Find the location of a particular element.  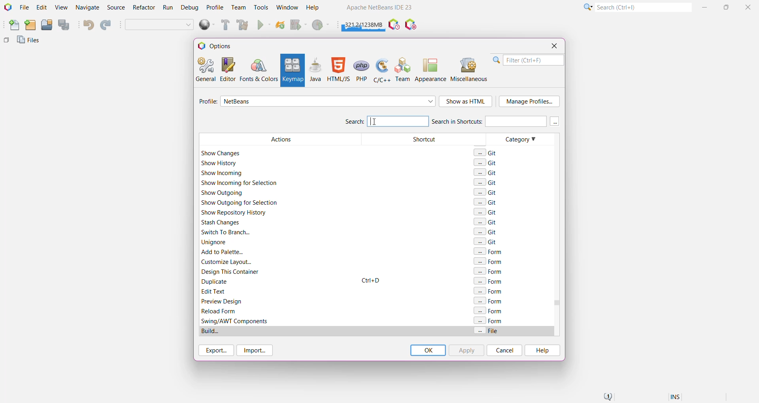

Click to force garbage collection is located at coordinates (364, 24).